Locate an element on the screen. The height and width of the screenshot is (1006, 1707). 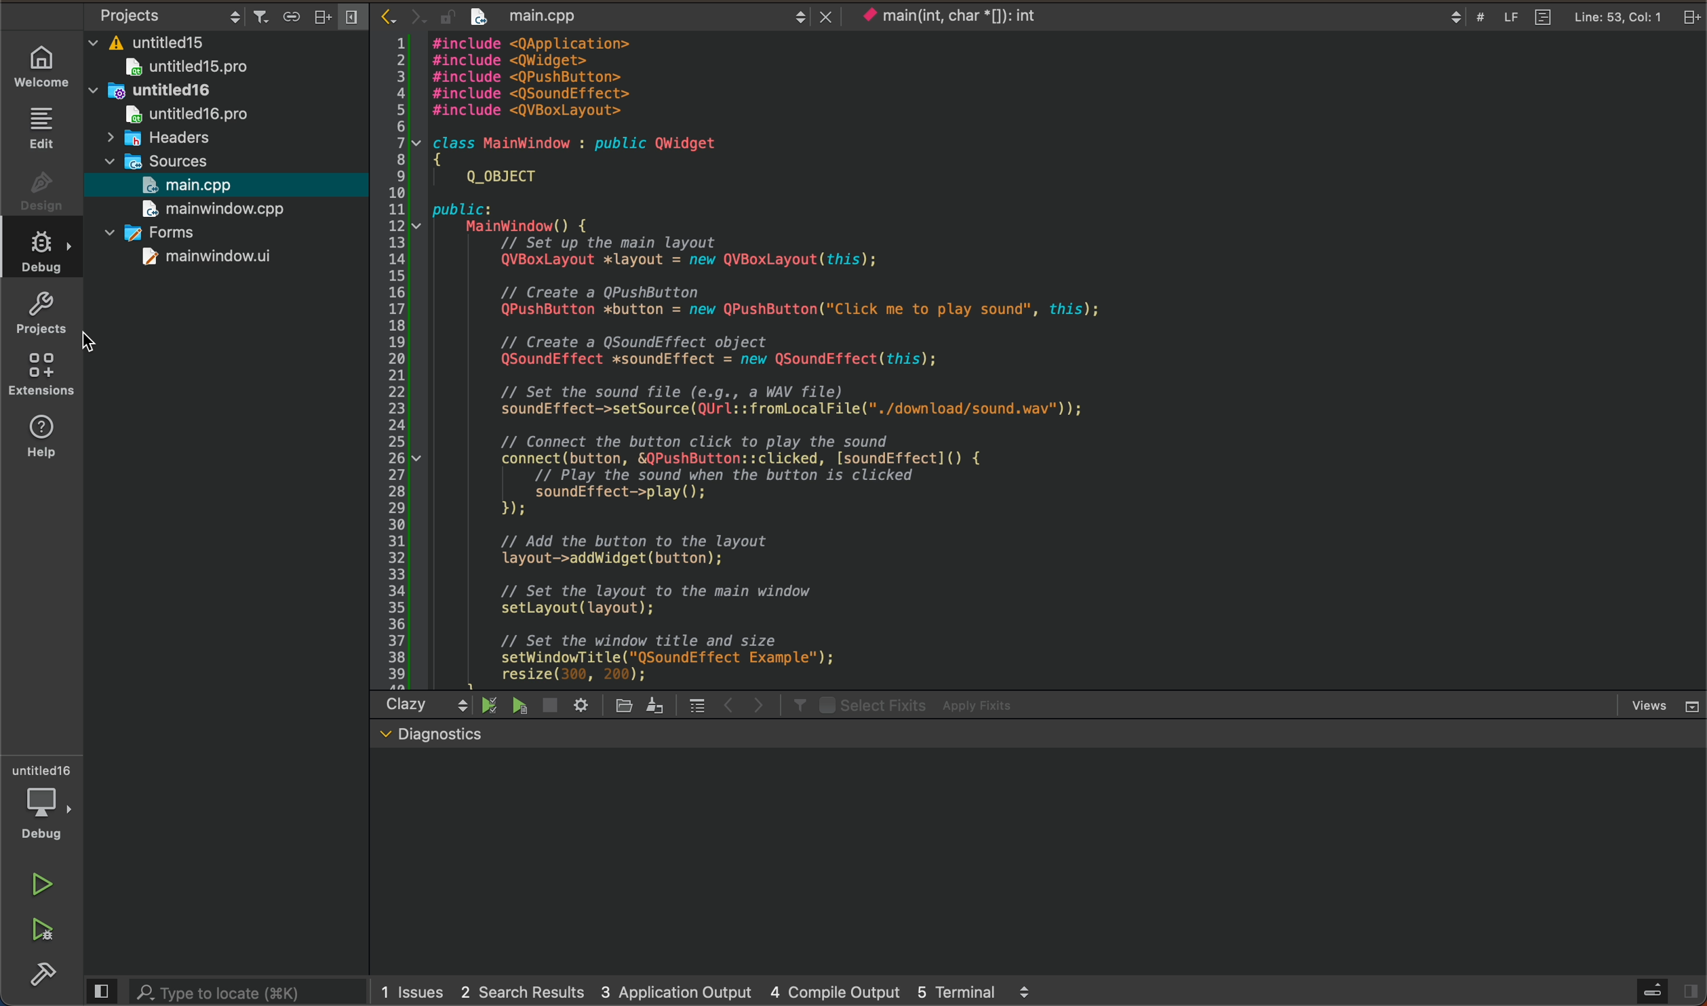
Setting  is located at coordinates (582, 704).